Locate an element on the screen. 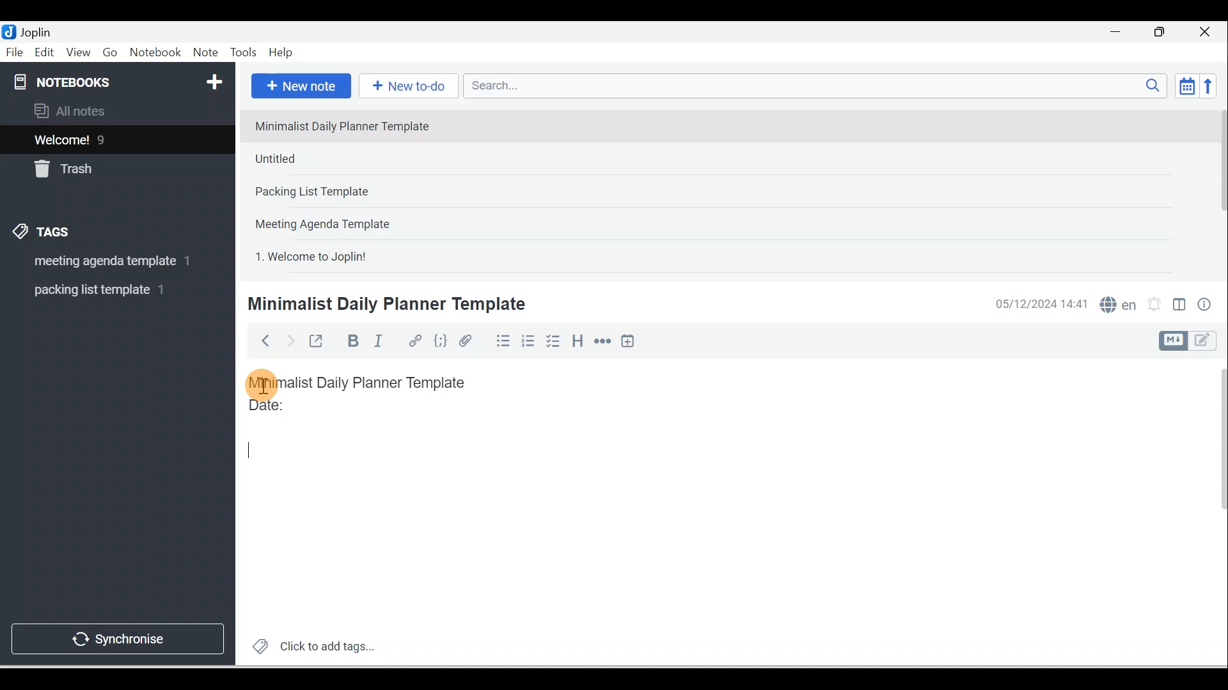  Close is located at coordinates (1208, 32).